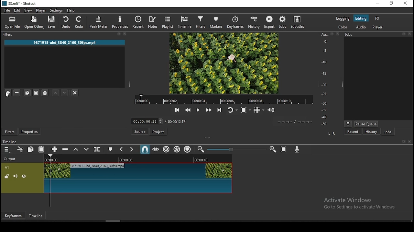  I want to click on play quickly forwards, so click(209, 110).